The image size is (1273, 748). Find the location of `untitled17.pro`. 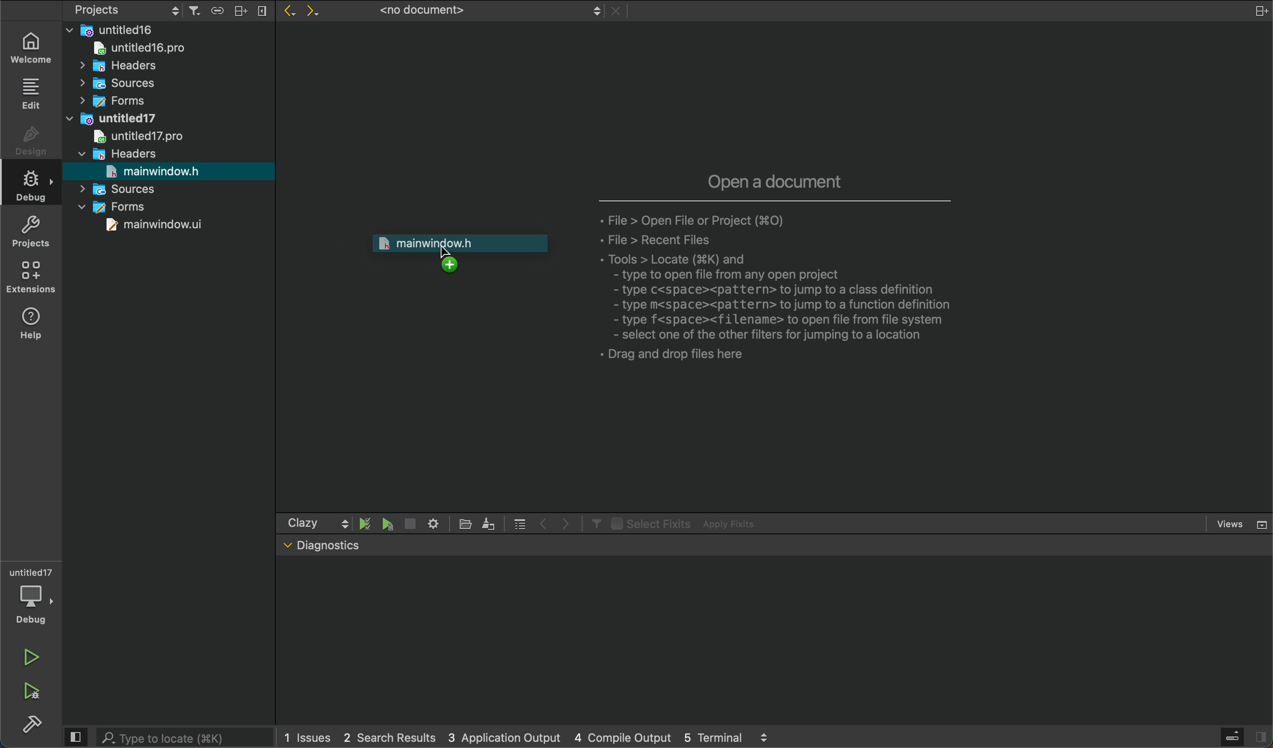

untitled17.pro is located at coordinates (135, 136).